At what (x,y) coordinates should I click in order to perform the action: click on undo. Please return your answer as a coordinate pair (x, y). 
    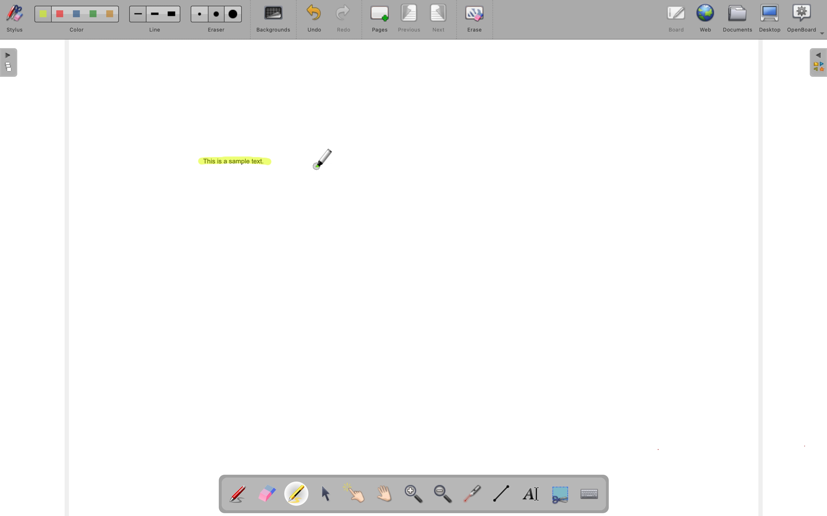
    Looking at the image, I should click on (312, 19).